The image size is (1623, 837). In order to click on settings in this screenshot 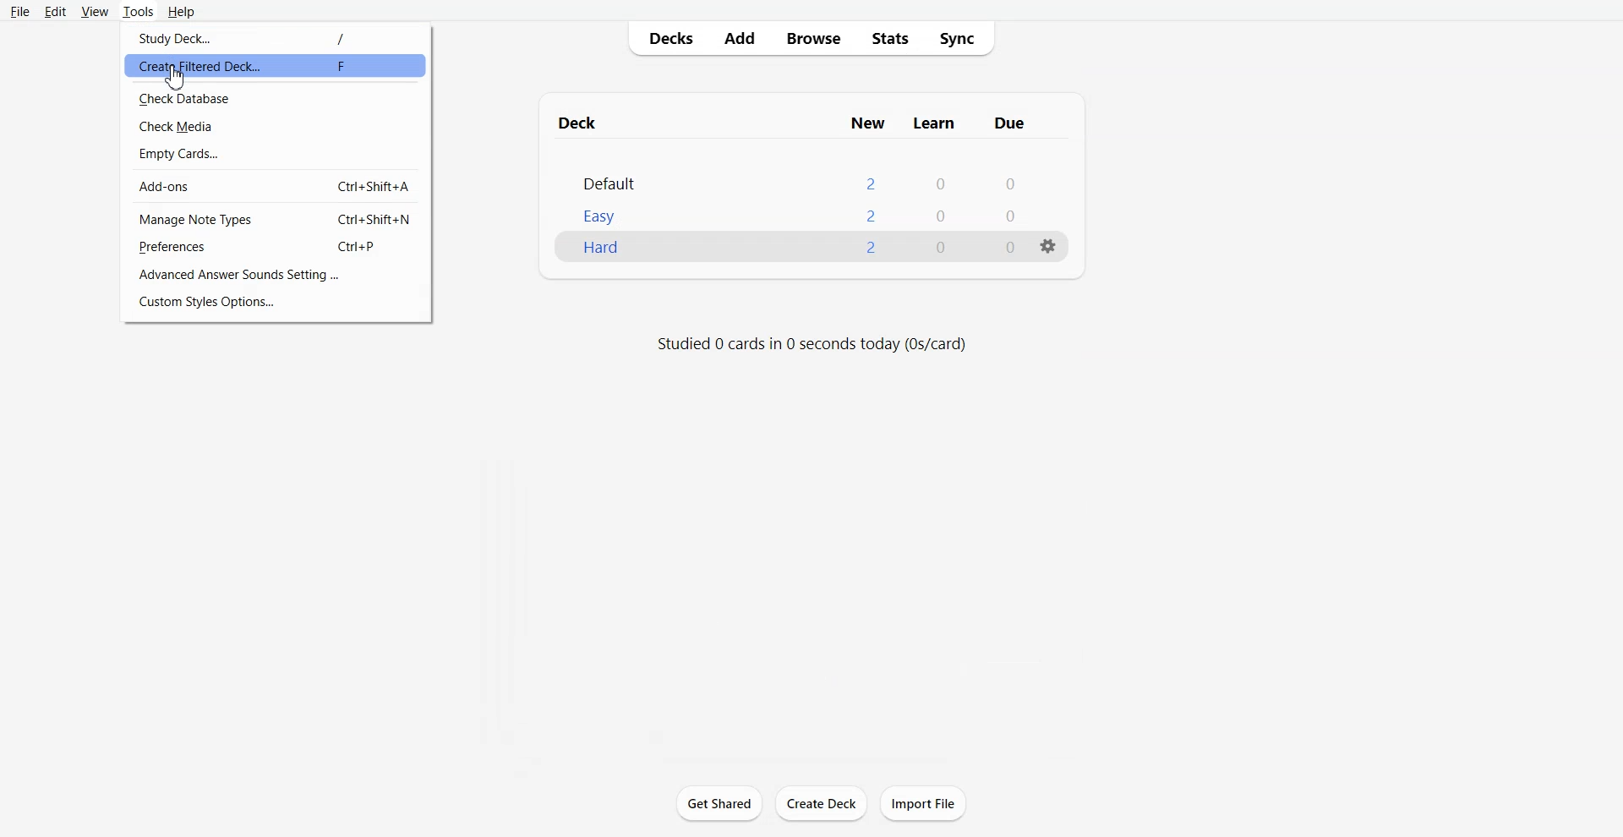, I will do `click(1049, 235)`.